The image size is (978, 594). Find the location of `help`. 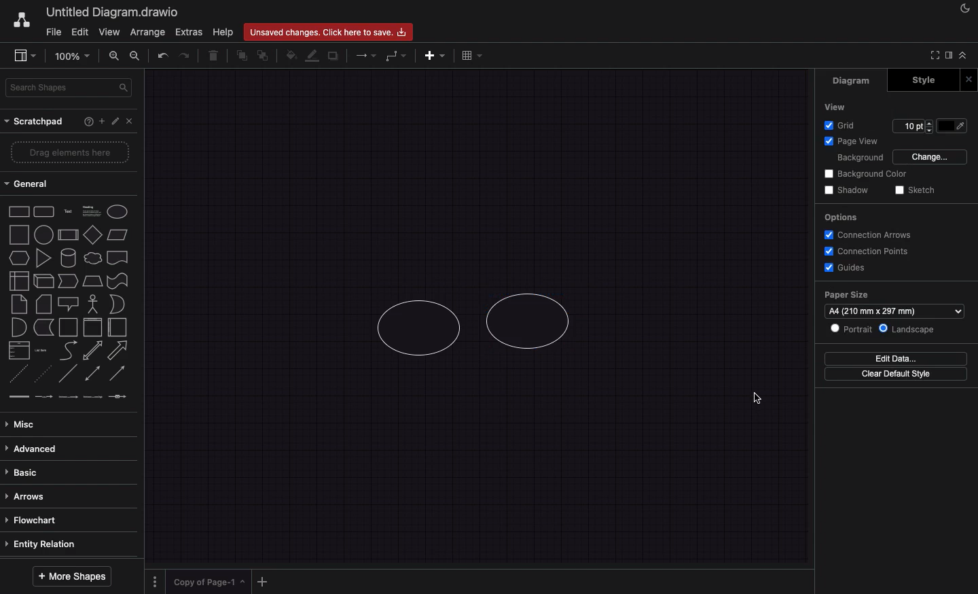

help is located at coordinates (88, 122).